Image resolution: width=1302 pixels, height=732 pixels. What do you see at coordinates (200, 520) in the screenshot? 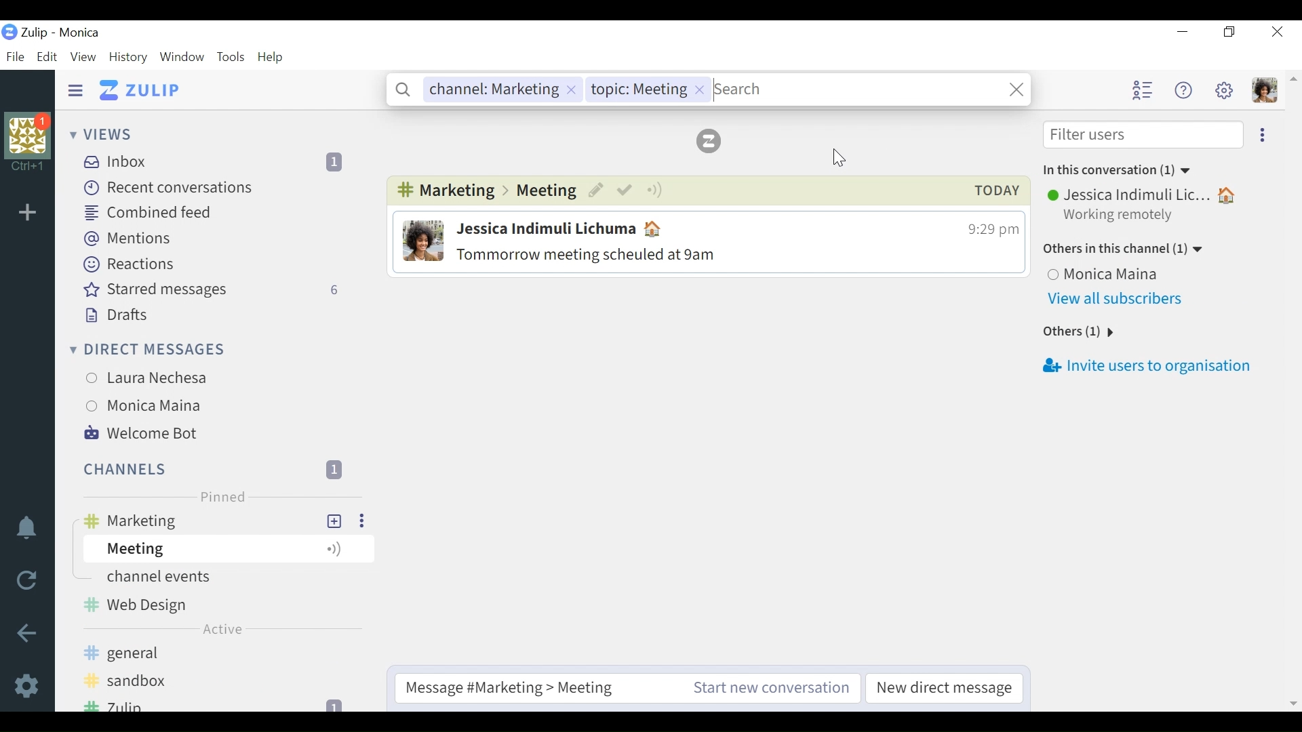
I see `Marketing` at bounding box center [200, 520].